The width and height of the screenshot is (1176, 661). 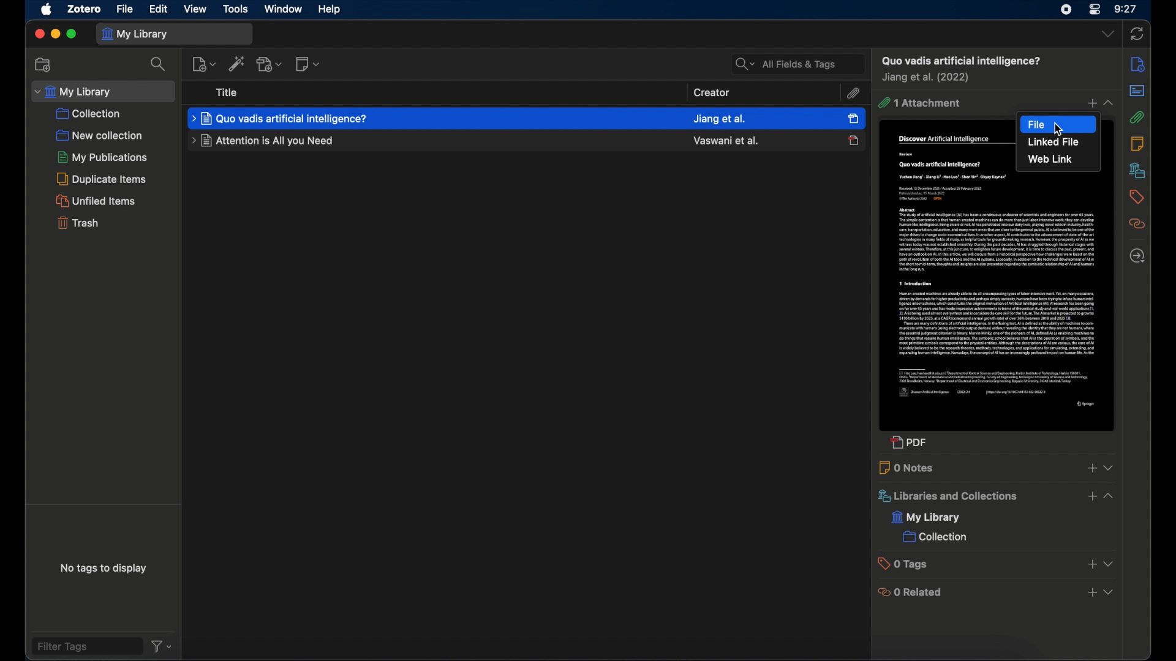 I want to click on 0 notes, so click(x=908, y=468).